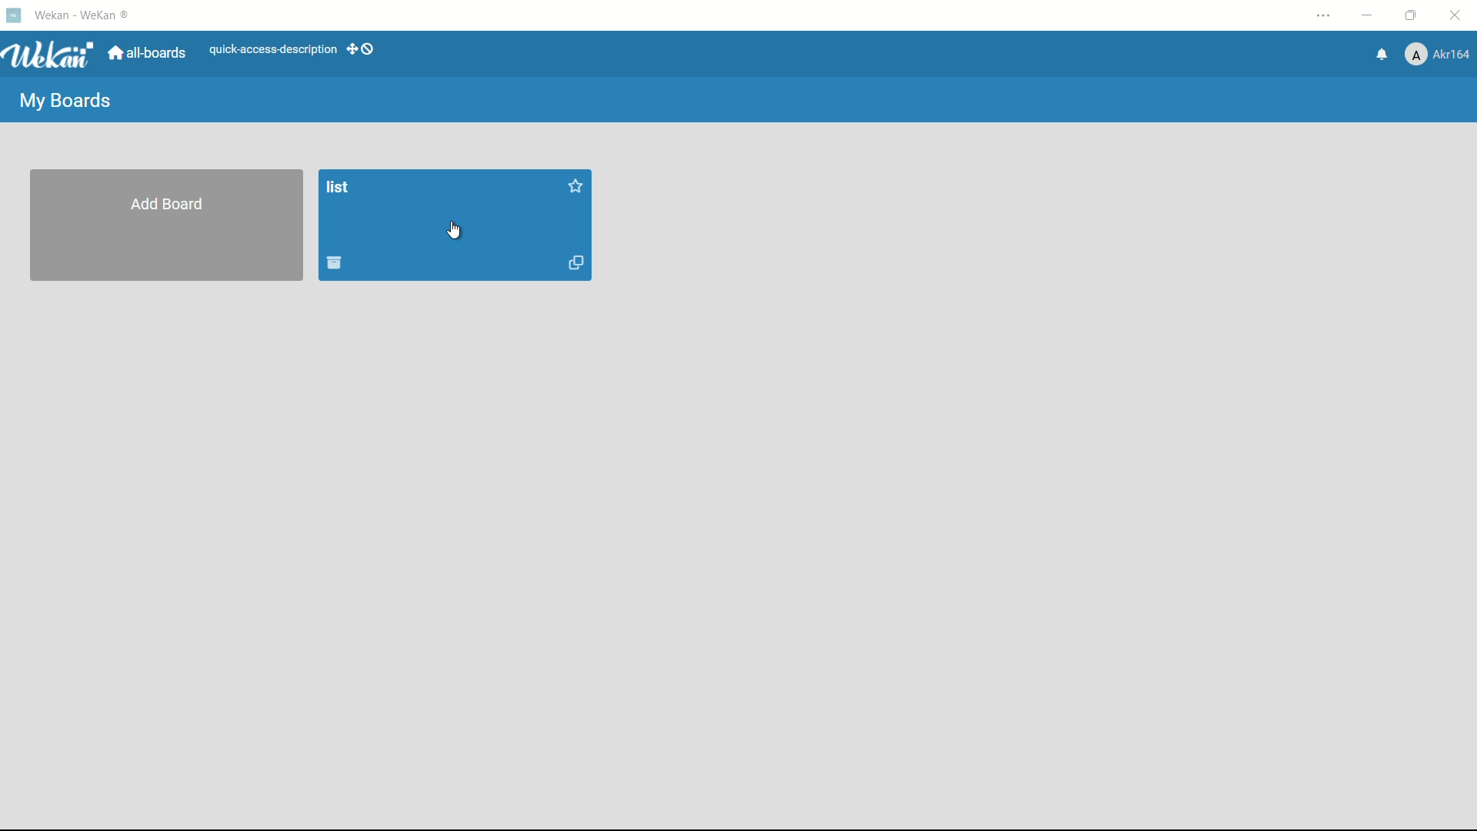 This screenshot has height=831, width=1477. Describe the element at coordinates (1368, 17) in the screenshot. I see `minimize` at that location.